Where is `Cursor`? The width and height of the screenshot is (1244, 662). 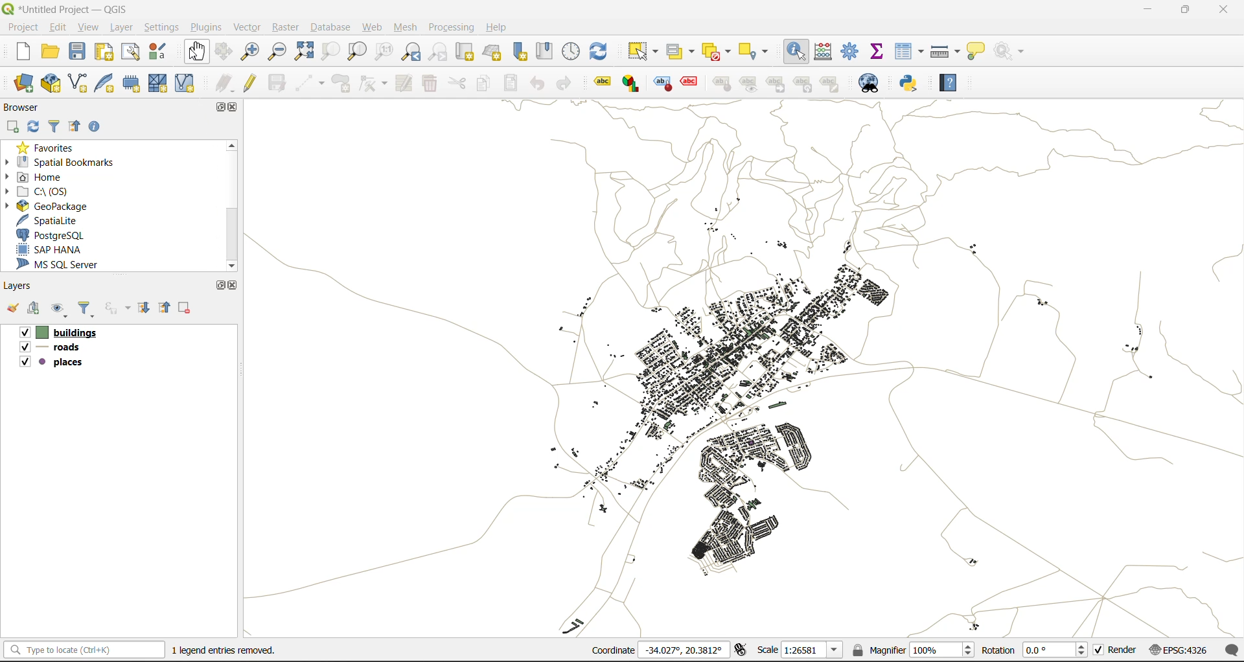
Cursor is located at coordinates (180, 396).